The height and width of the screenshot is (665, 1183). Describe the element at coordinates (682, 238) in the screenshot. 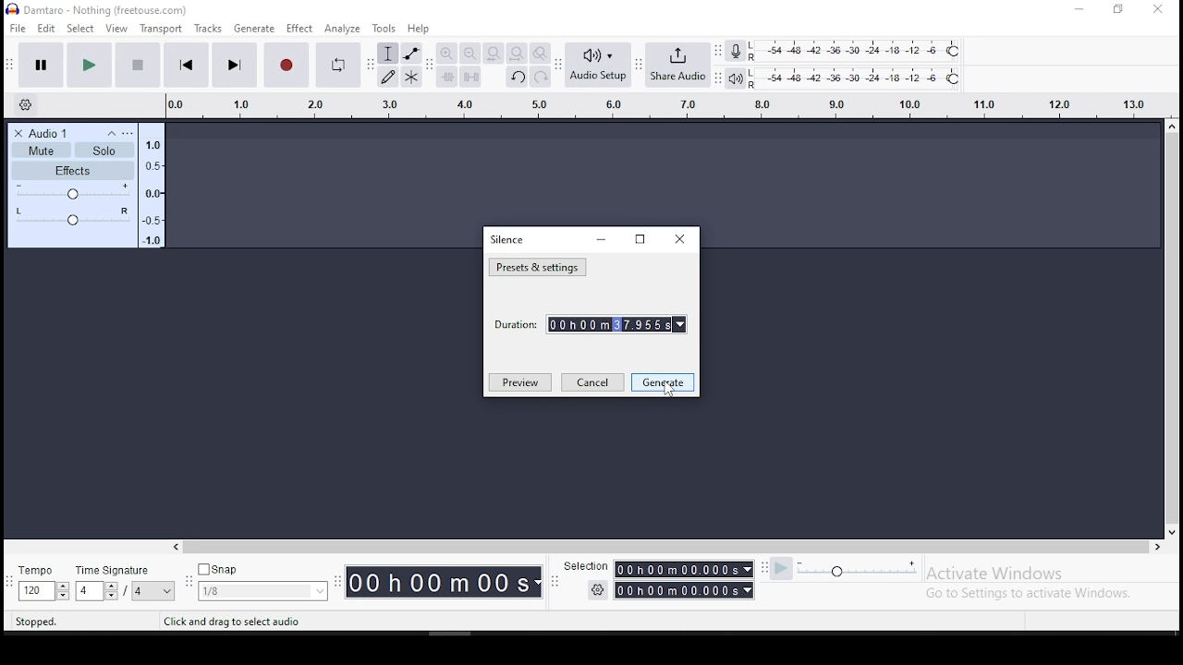

I see `close window` at that location.